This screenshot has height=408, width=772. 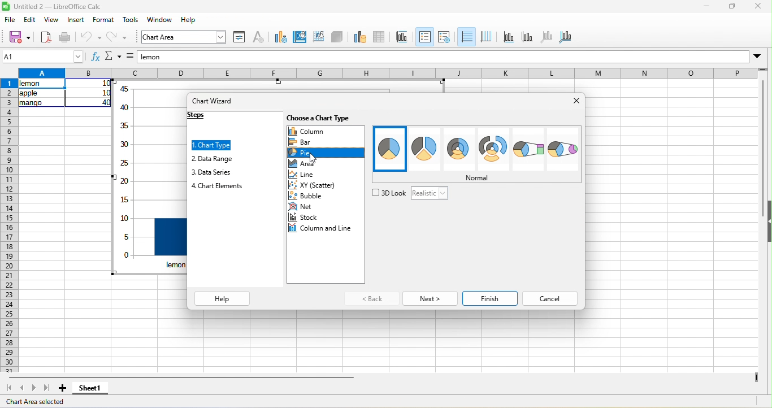 What do you see at coordinates (314, 175) in the screenshot?
I see `line` at bounding box center [314, 175].